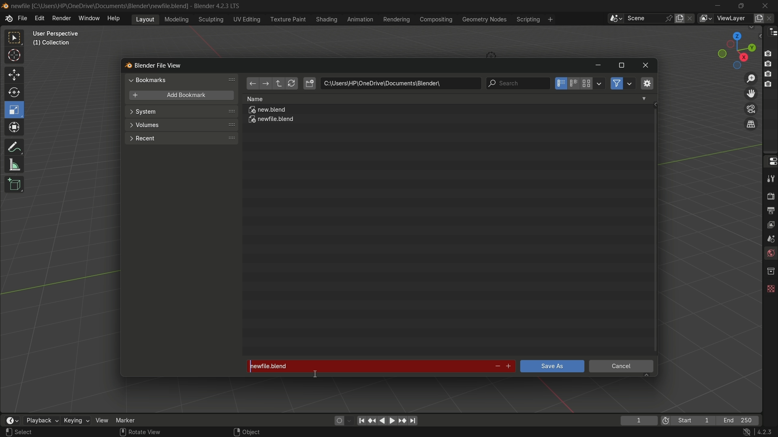 Image resolution: width=778 pixels, height=437 pixels. Describe the element at coordinates (621, 66) in the screenshot. I see `maximize or restore` at that location.